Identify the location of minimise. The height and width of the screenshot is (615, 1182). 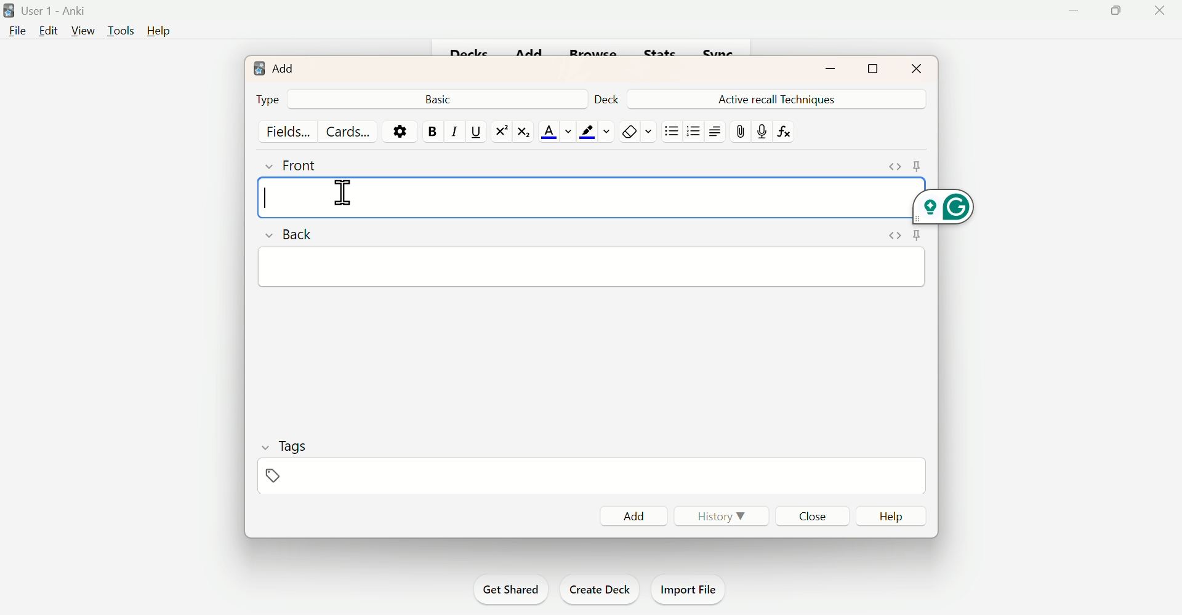
(823, 69).